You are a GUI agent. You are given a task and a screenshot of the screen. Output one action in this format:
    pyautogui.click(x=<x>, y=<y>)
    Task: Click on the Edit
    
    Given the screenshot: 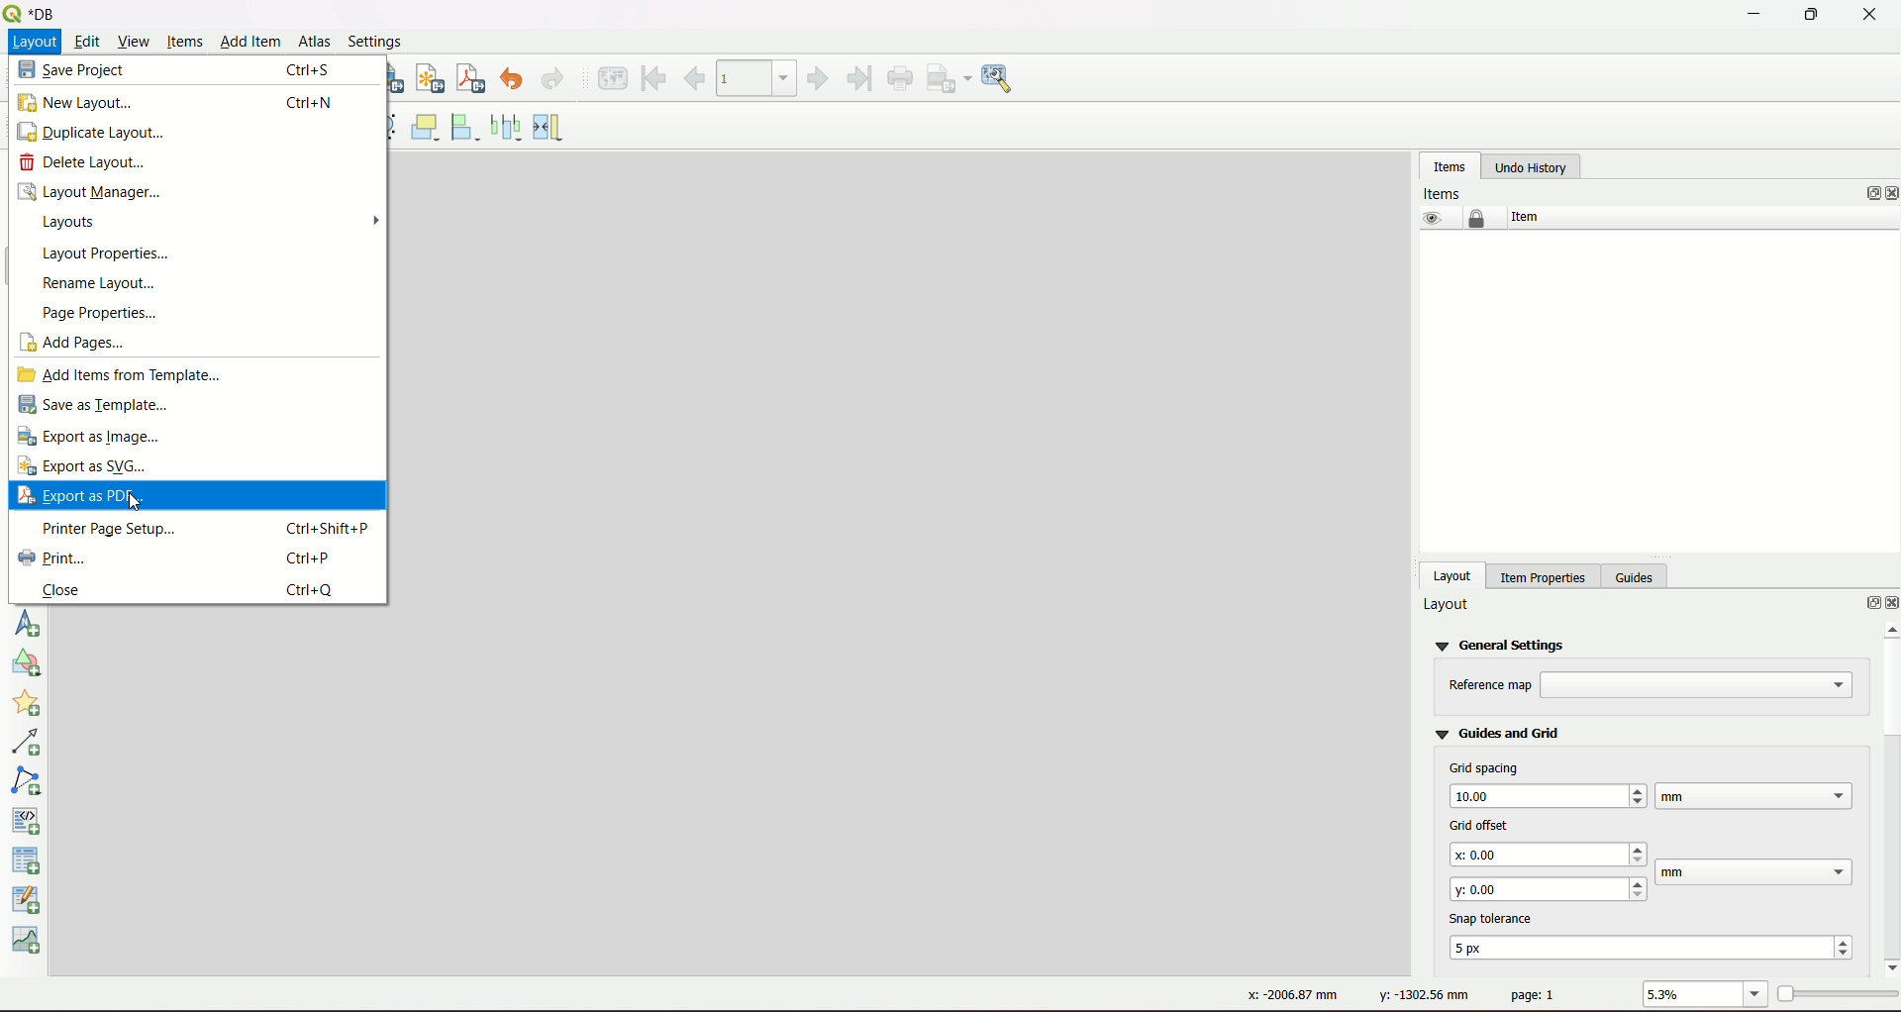 What is the action you would take?
    pyautogui.click(x=87, y=44)
    